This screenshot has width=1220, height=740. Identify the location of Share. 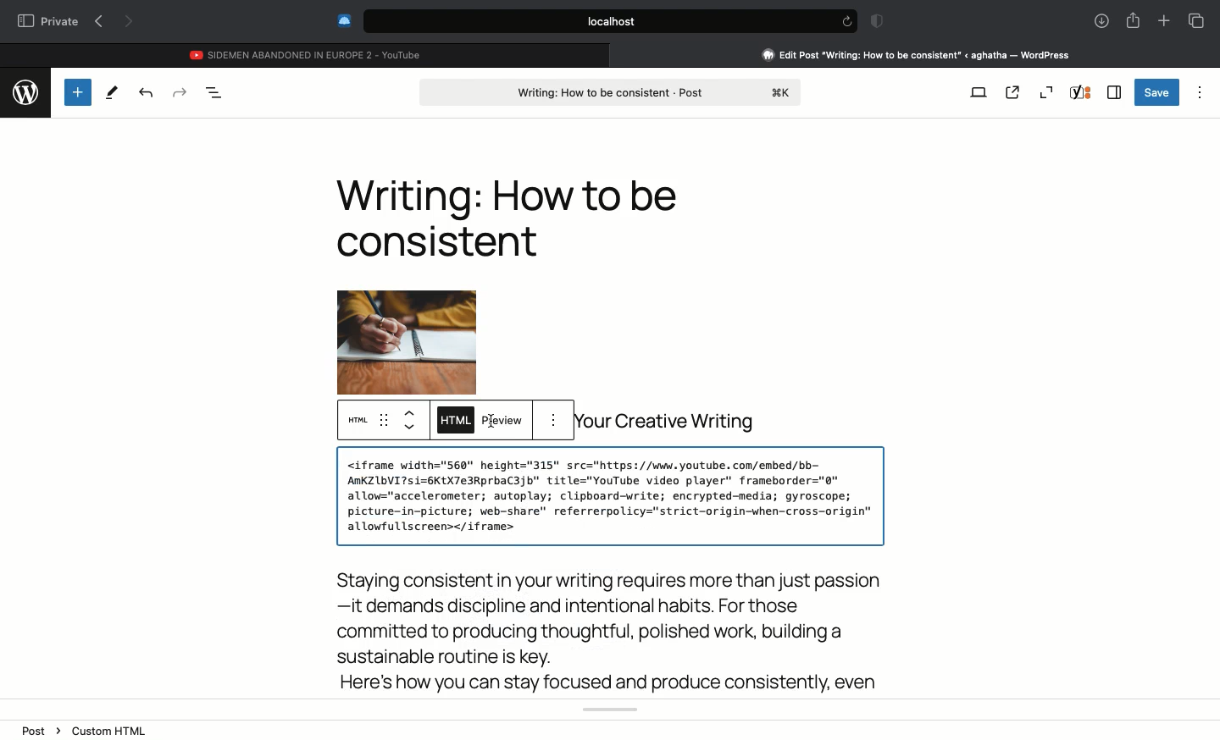
(1133, 19).